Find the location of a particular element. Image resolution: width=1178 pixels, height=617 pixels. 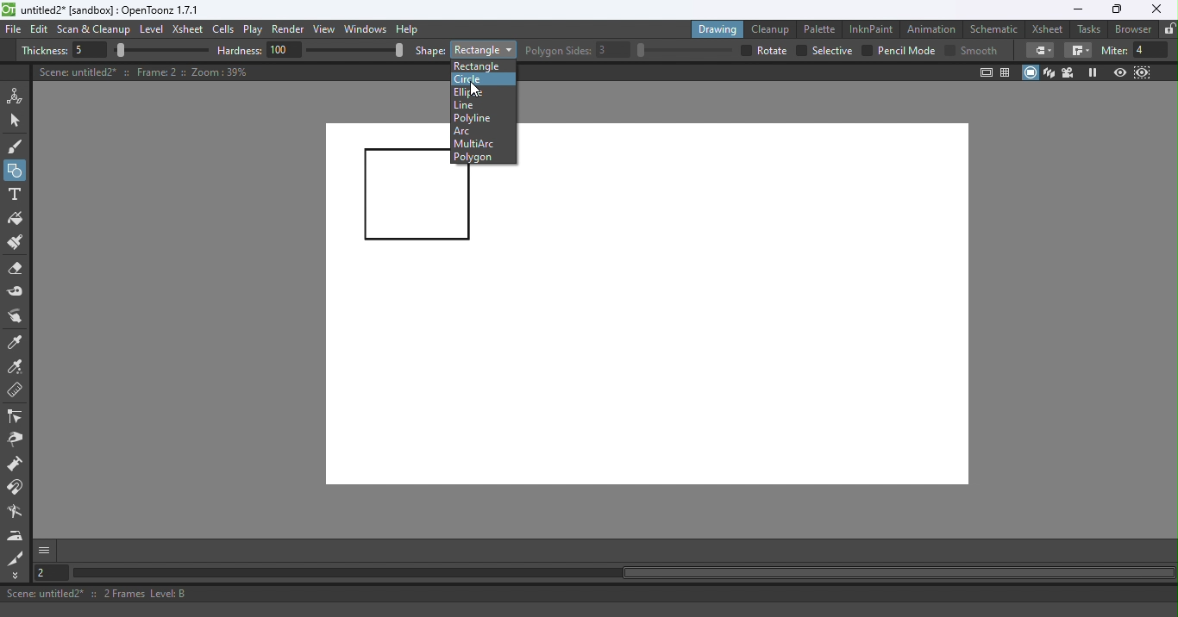

4 is located at coordinates (1151, 50).